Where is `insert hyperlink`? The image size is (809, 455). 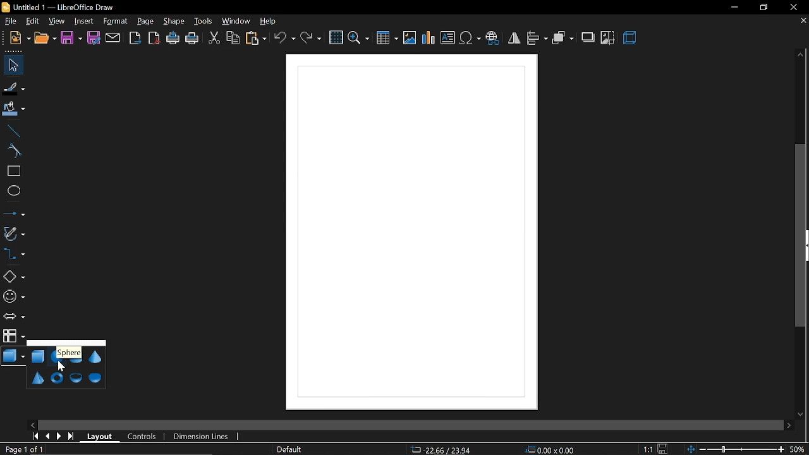 insert hyperlink is located at coordinates (494, 38).